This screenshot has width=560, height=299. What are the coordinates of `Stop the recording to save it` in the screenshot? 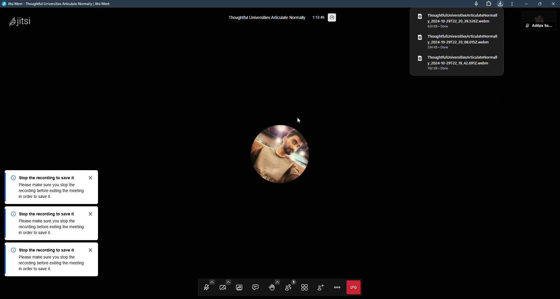 It's located at (47, 176).